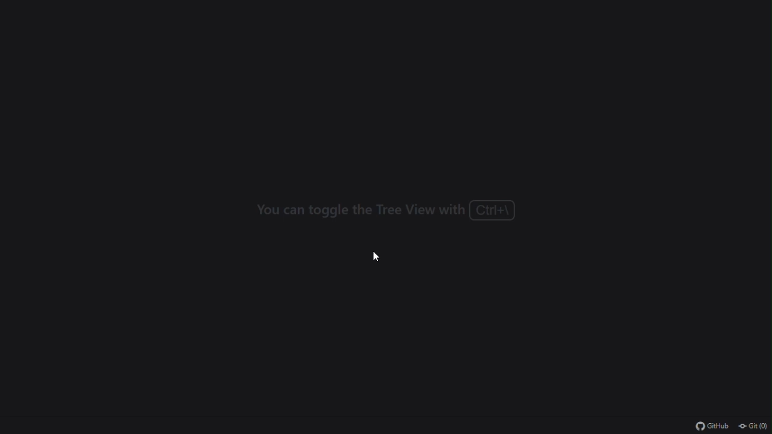 The image size is (772, 434). Describe the element at coordinates (754, 426) in the screenshot. I see `git` at that location.